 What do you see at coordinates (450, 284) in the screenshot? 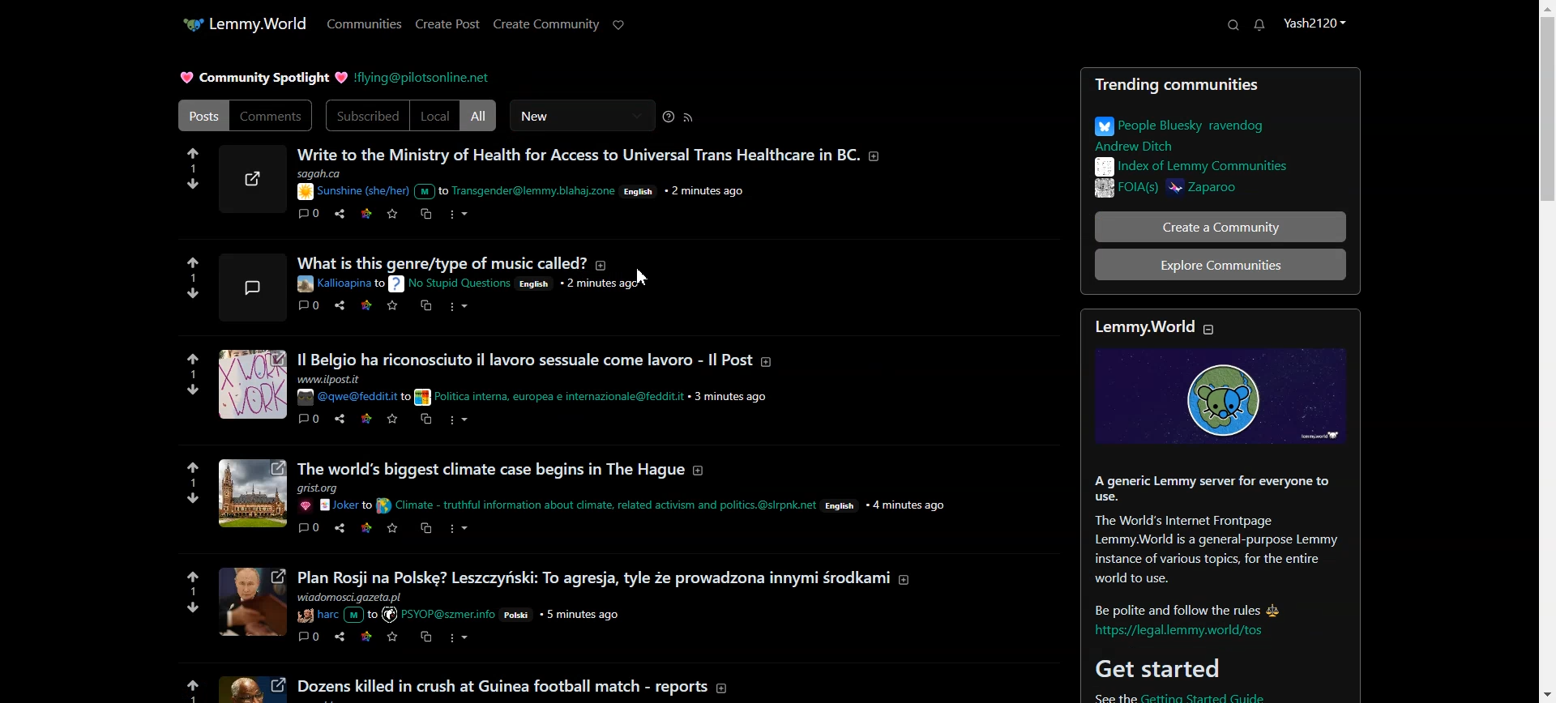
I see `Hyperlink` at bounding box center [450, 284].